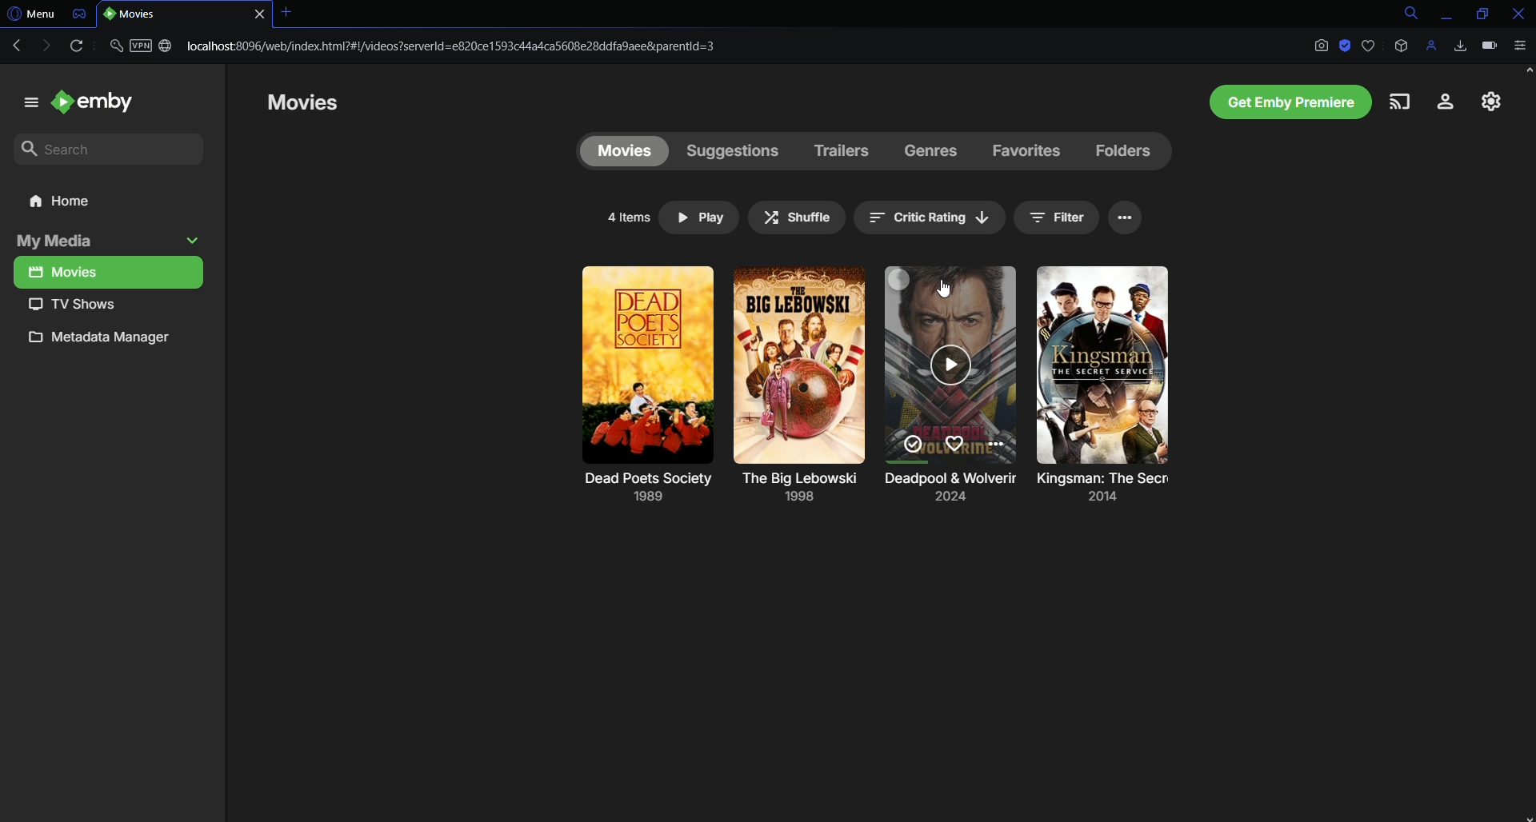  Describe the element at coordinates (946, 289) in the screenshot. I see `Cursor` at that location.